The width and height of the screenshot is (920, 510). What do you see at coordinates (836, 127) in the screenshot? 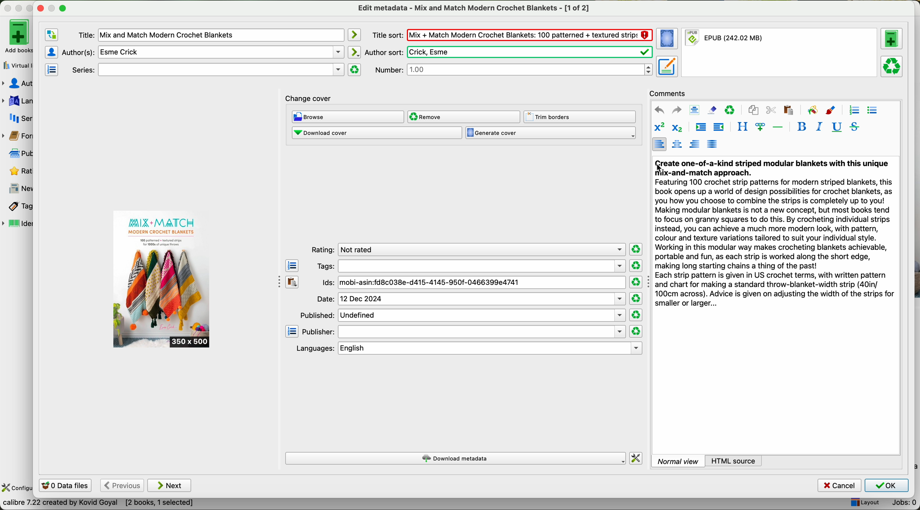
I see `underline` at bounding box center [836, 127].